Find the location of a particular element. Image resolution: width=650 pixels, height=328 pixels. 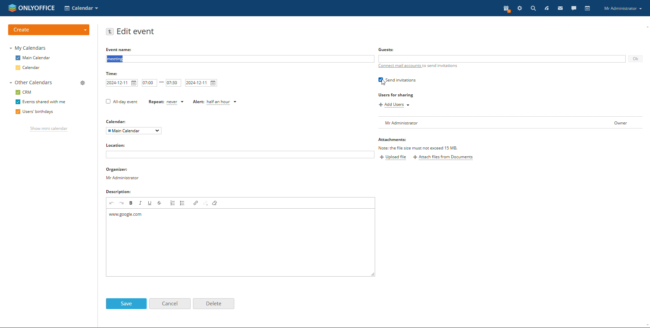

to send invitations is located at coordinates (439, 66).